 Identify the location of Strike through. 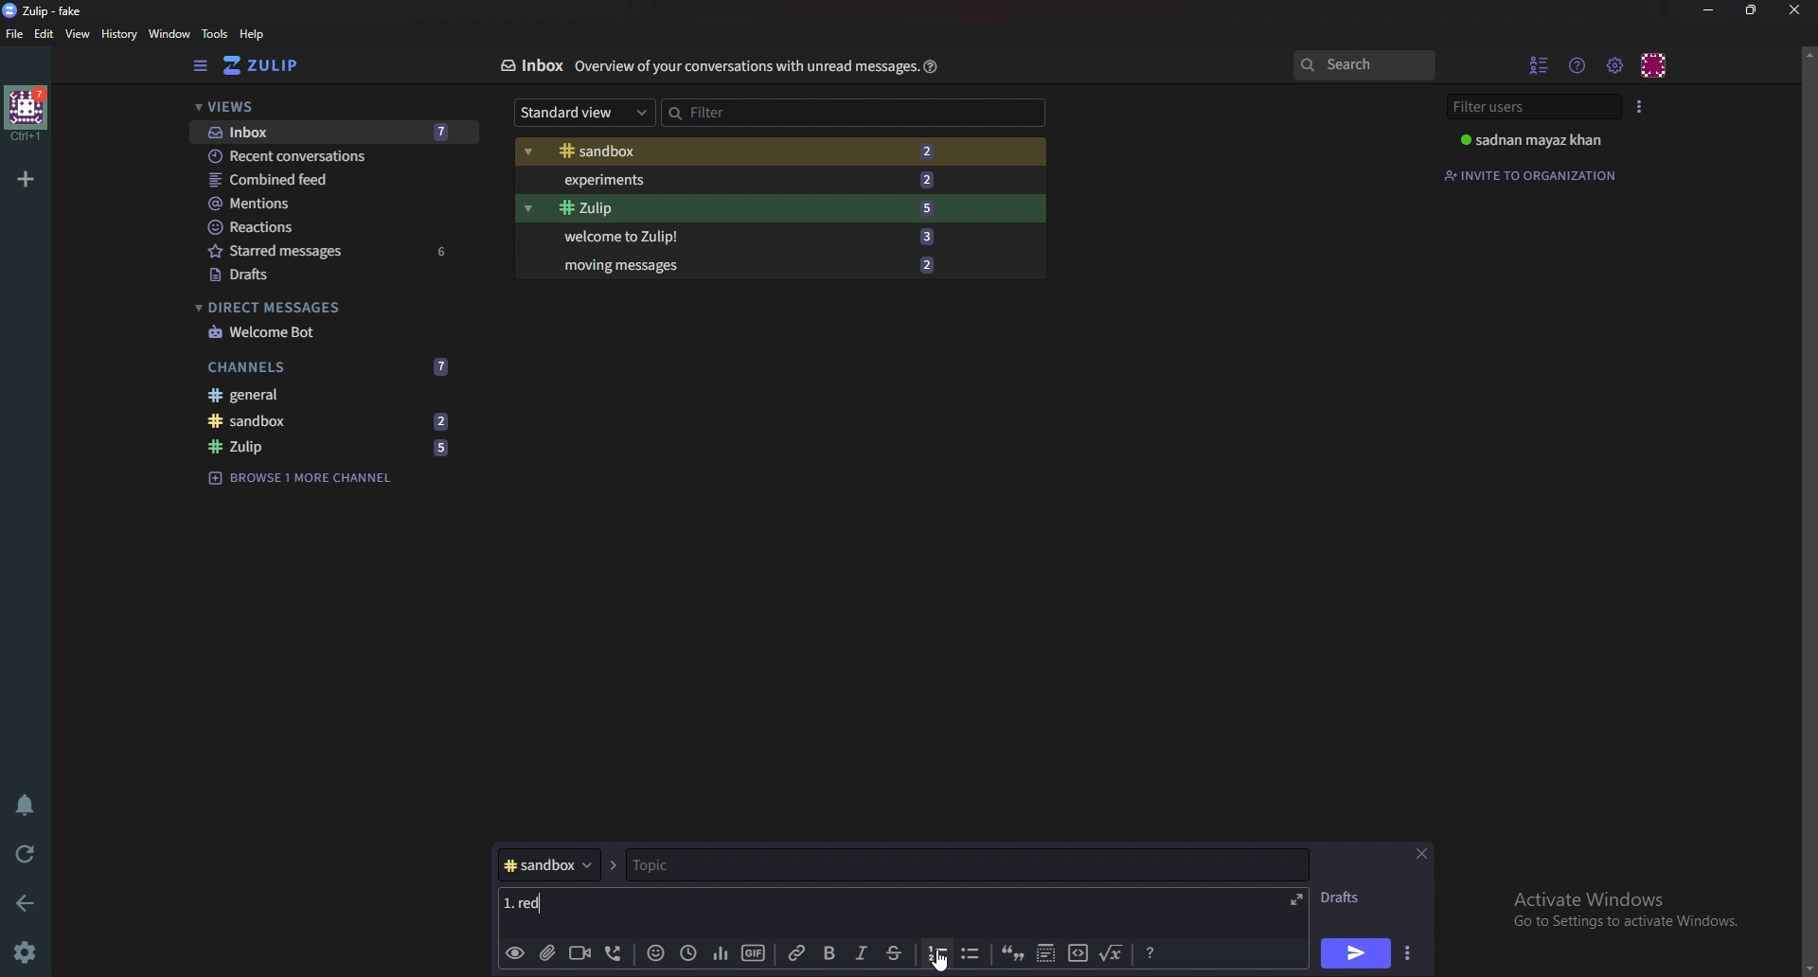
(895, 953).